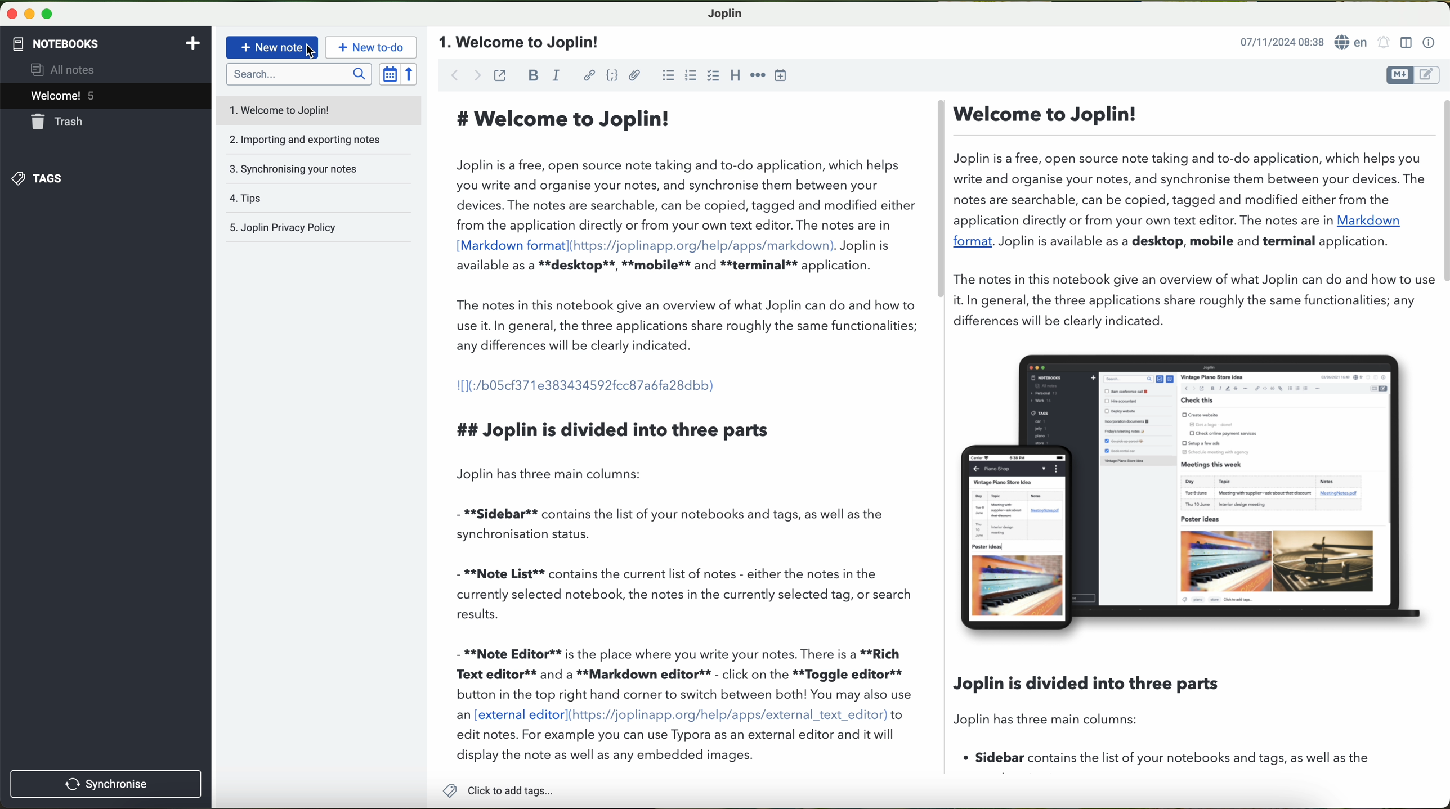  What do you see at coordinates (946, 432) in the screenshot?
I see `workspace` at bounding box center [946, 432].